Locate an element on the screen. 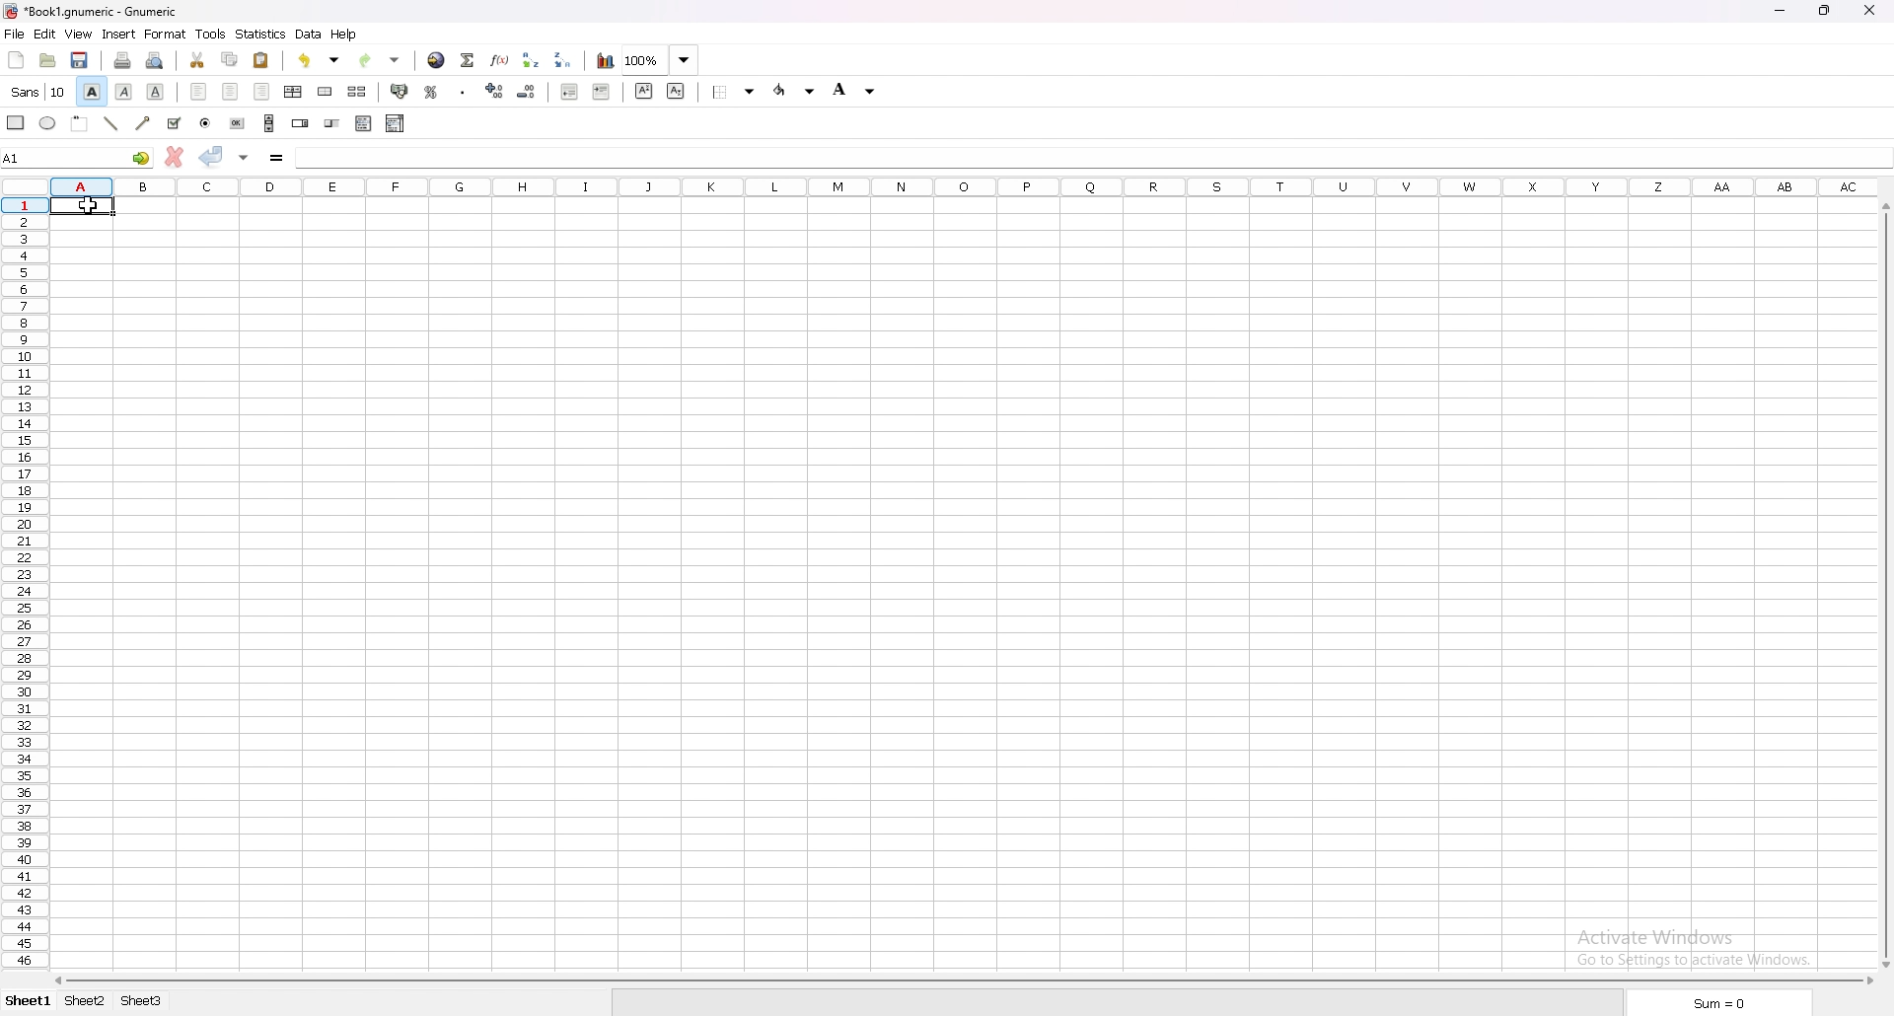 This screenshot has height=1016, width=1894. sort ascending is located at coordinates (527, 60).